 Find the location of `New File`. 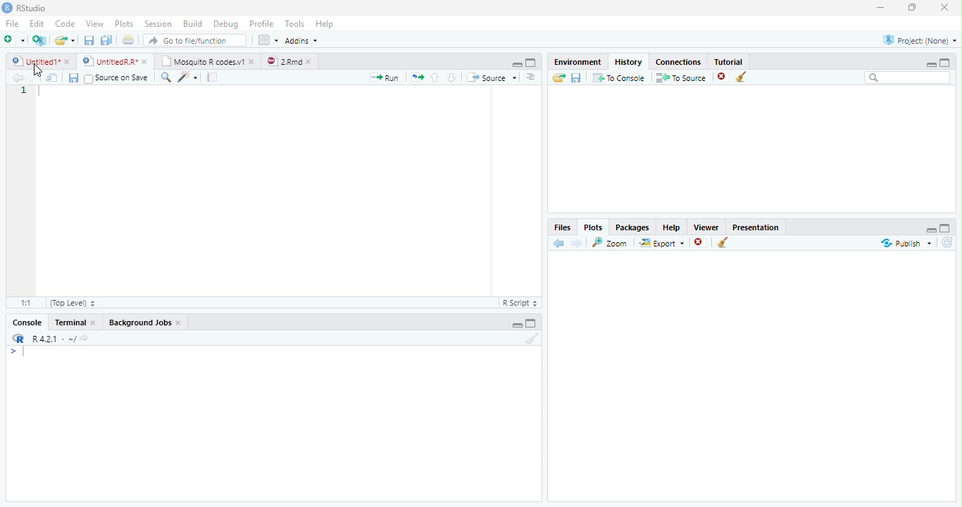

New File is located at coordinates (14, 39).